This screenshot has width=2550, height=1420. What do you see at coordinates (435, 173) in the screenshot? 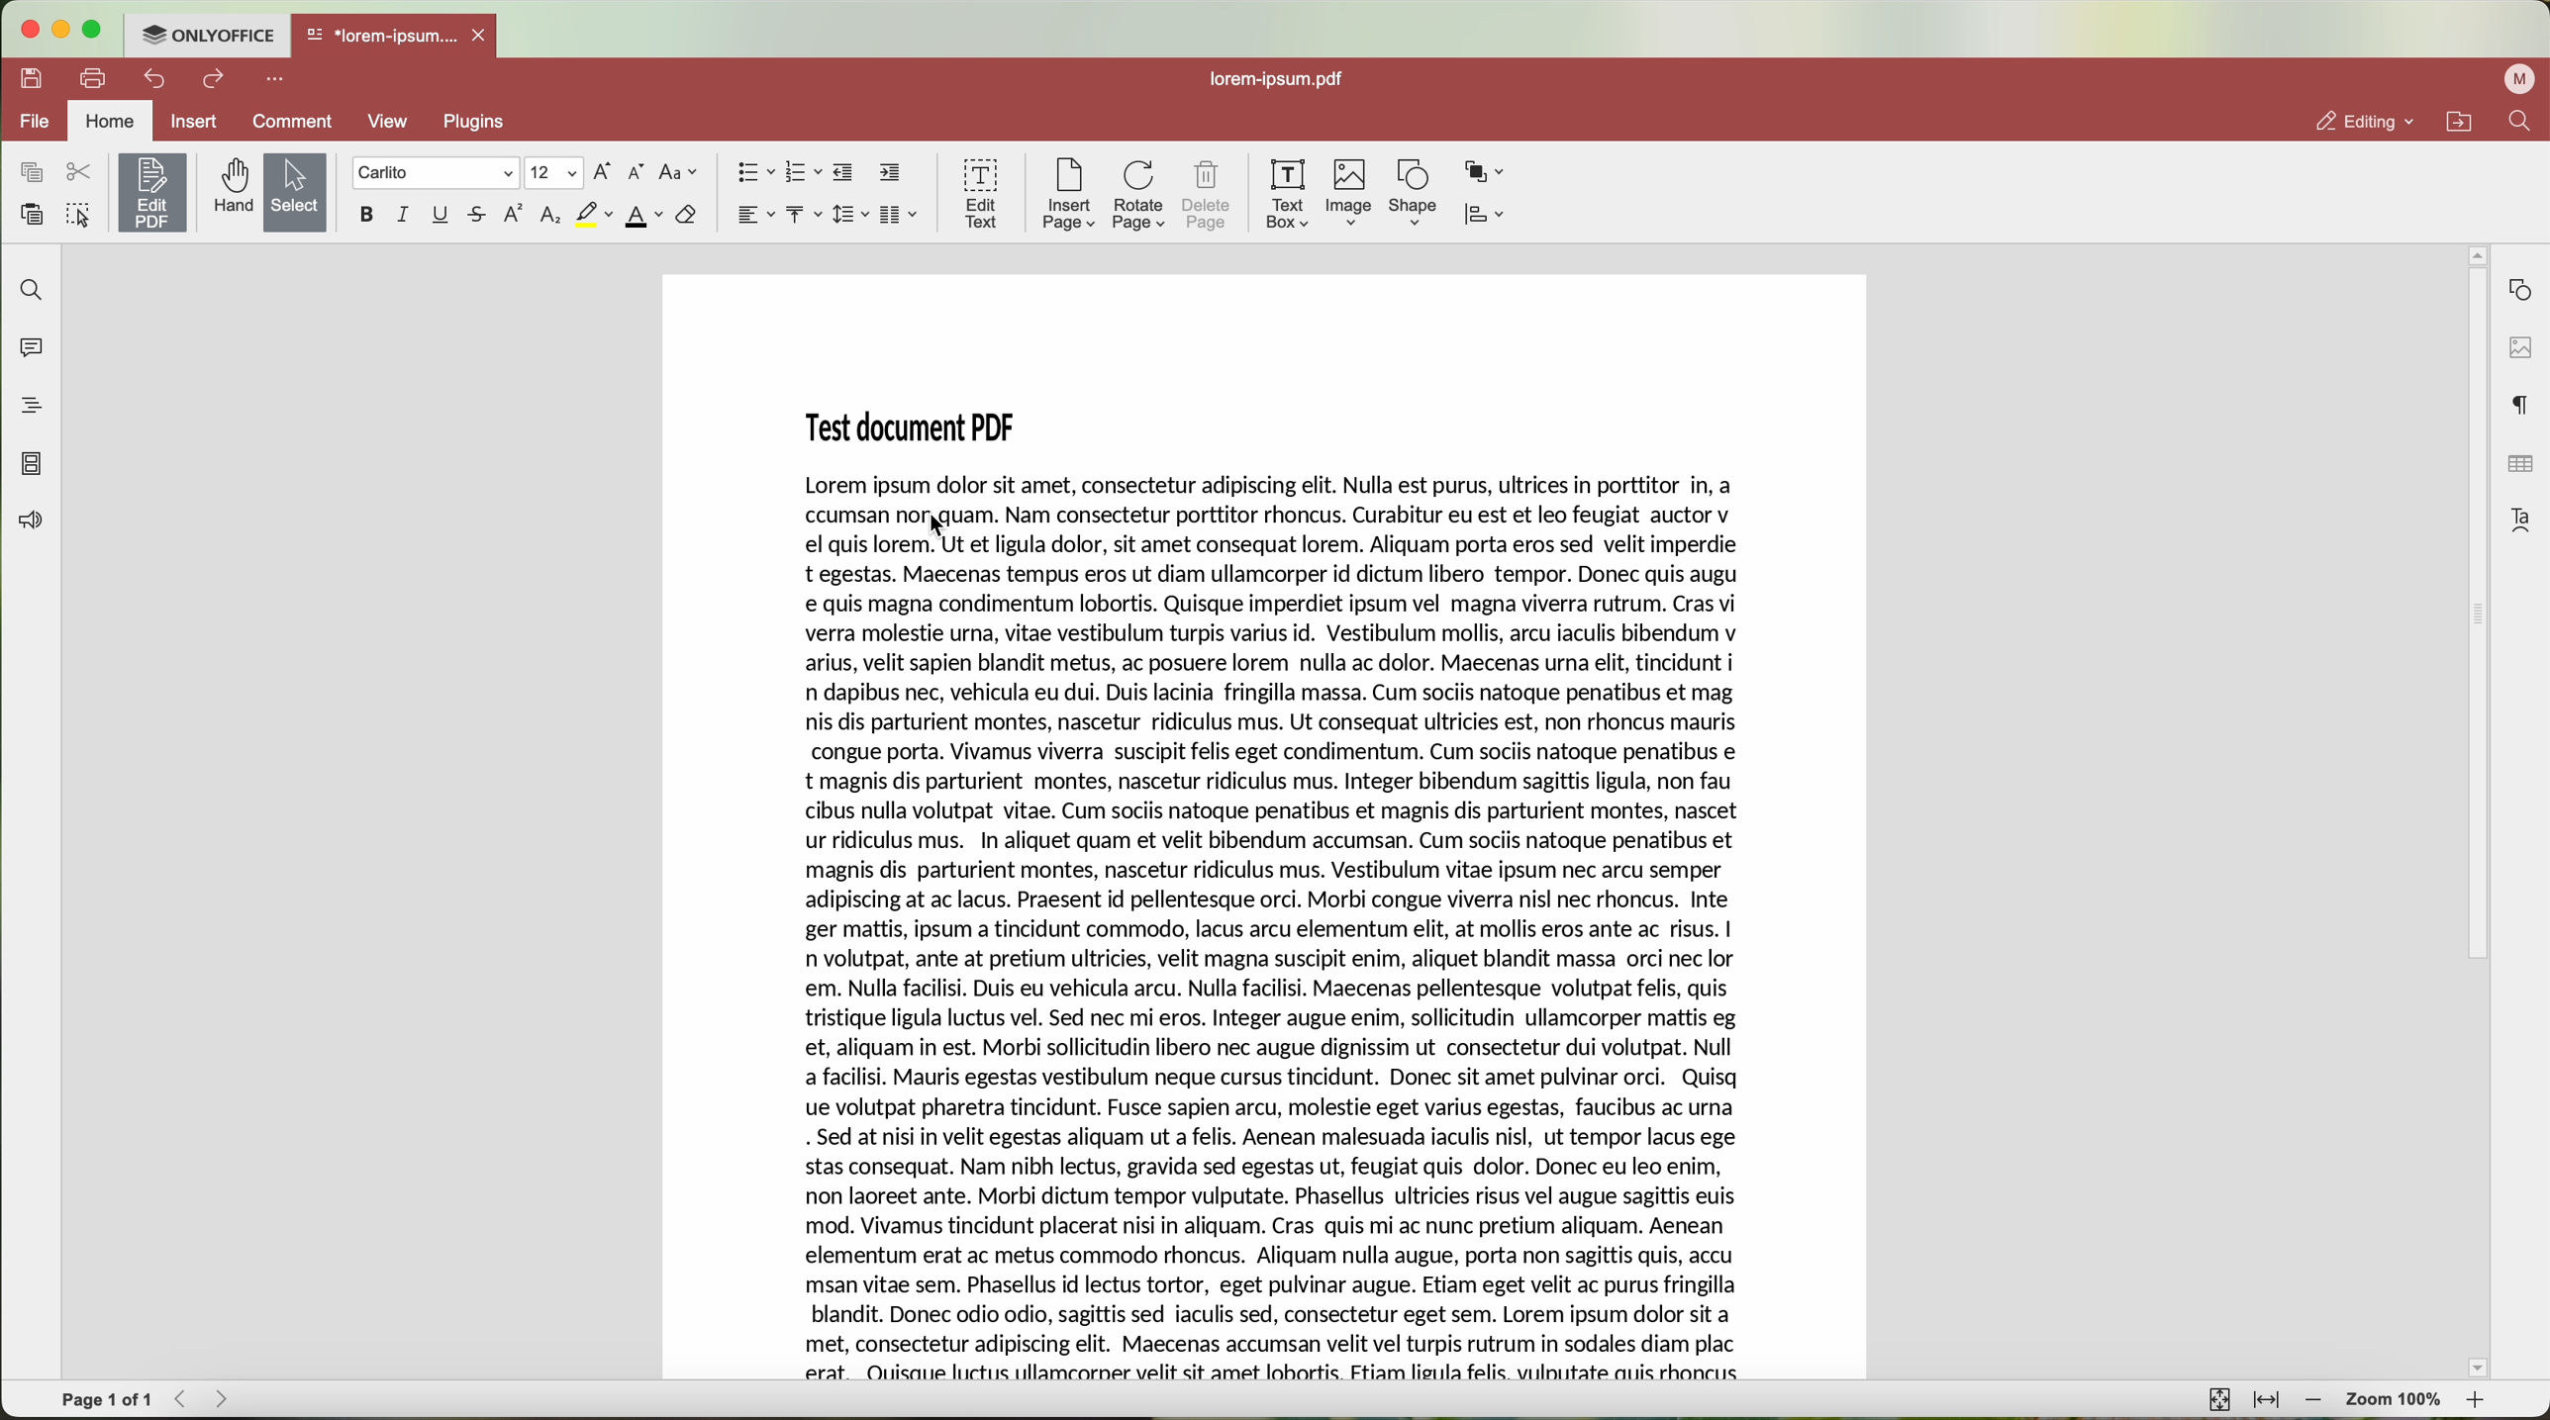
I see `font type` at bounding box center [435, 173].